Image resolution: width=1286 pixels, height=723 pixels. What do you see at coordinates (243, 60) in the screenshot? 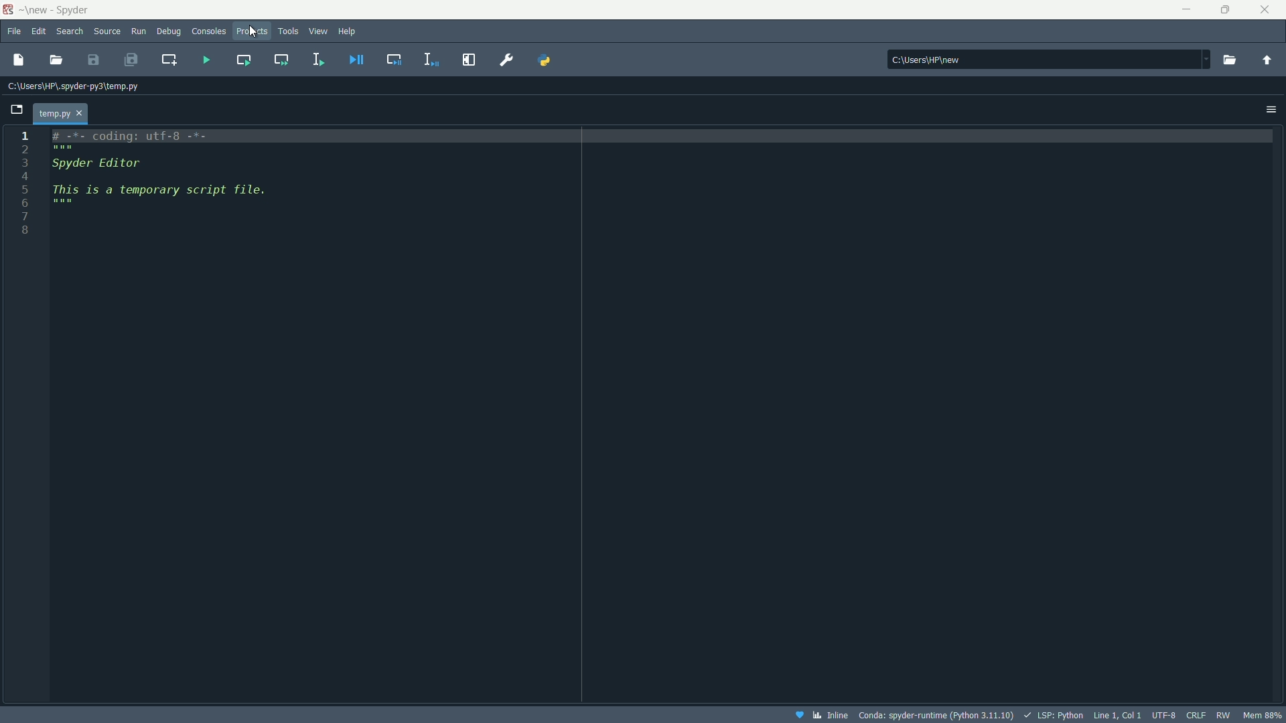
I see `Run current cell` at bounding box center [243, 60].